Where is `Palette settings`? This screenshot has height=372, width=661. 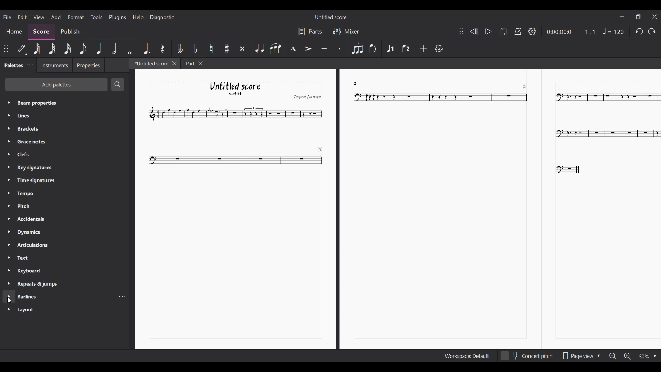
Palette settings is located at coordinates (27, 270).